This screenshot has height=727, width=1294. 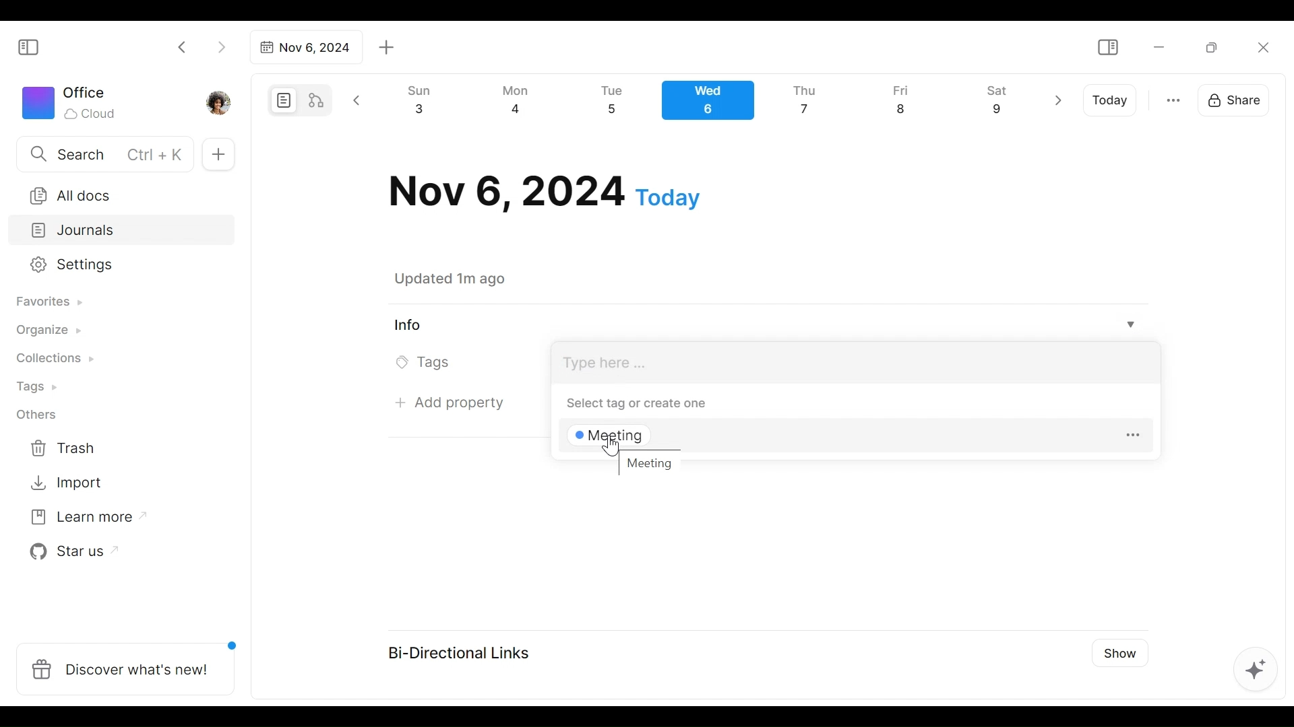 I want to click on Tab, so click(x=304, y=47).